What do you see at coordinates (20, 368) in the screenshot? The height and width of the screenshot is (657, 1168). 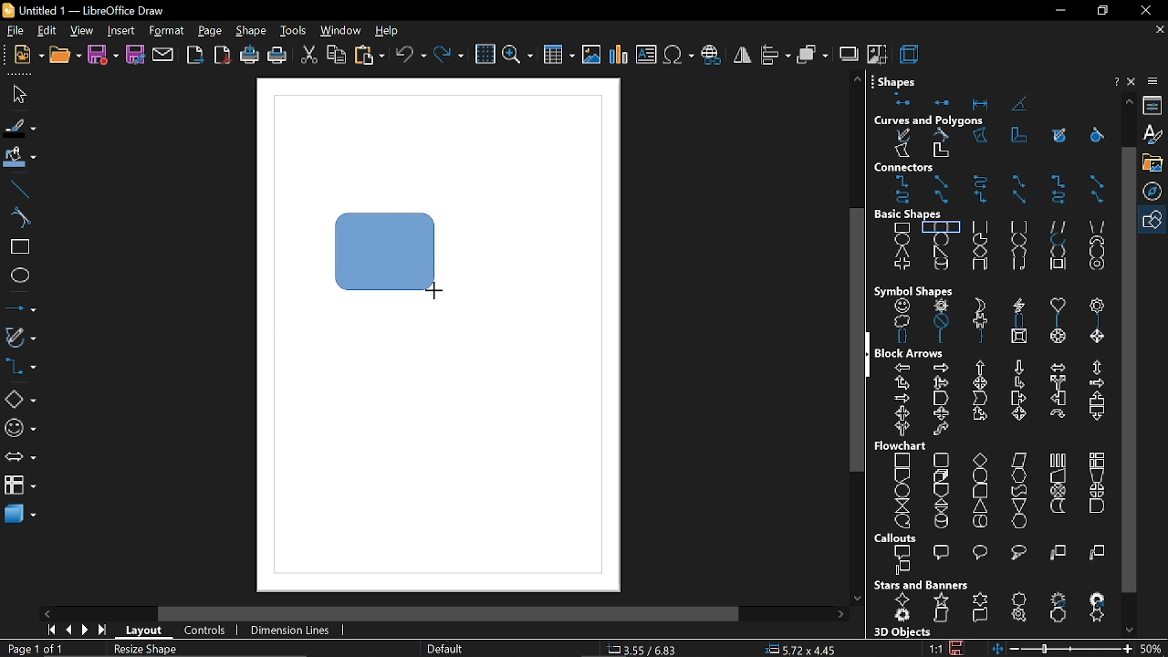 I see `connectors` at bounding box center [20, 368].